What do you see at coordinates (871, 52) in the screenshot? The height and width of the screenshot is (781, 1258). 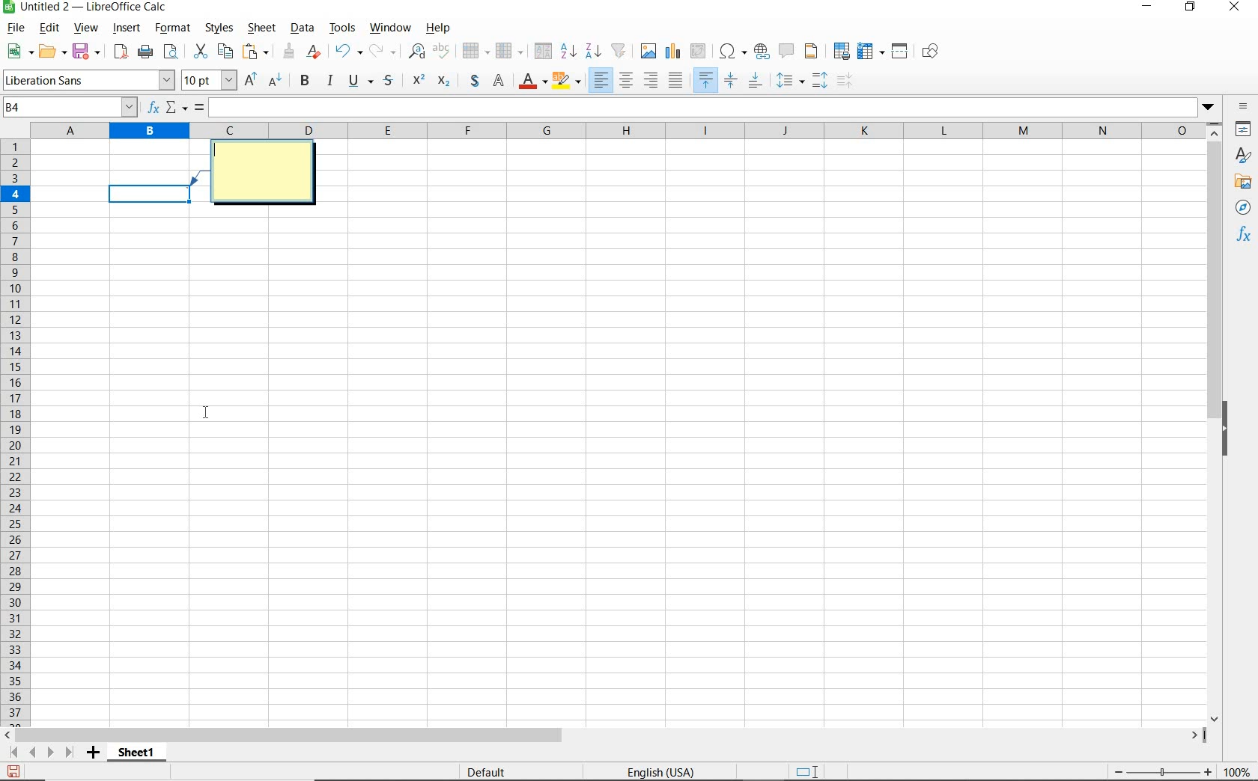 I see `freeze rows and columns` at bounding box center [871, 52].